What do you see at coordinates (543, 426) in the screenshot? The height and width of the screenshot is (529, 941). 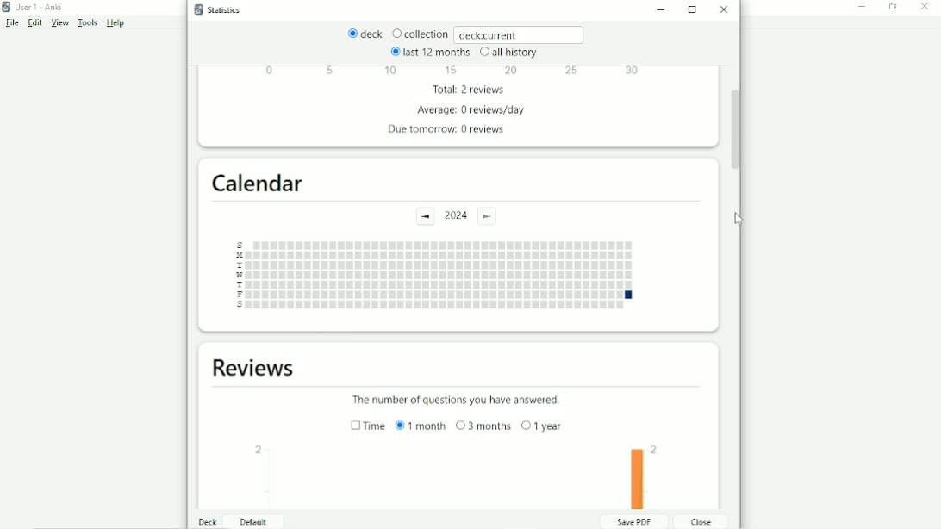 I see `1 year` at bounding box center [543, 426].